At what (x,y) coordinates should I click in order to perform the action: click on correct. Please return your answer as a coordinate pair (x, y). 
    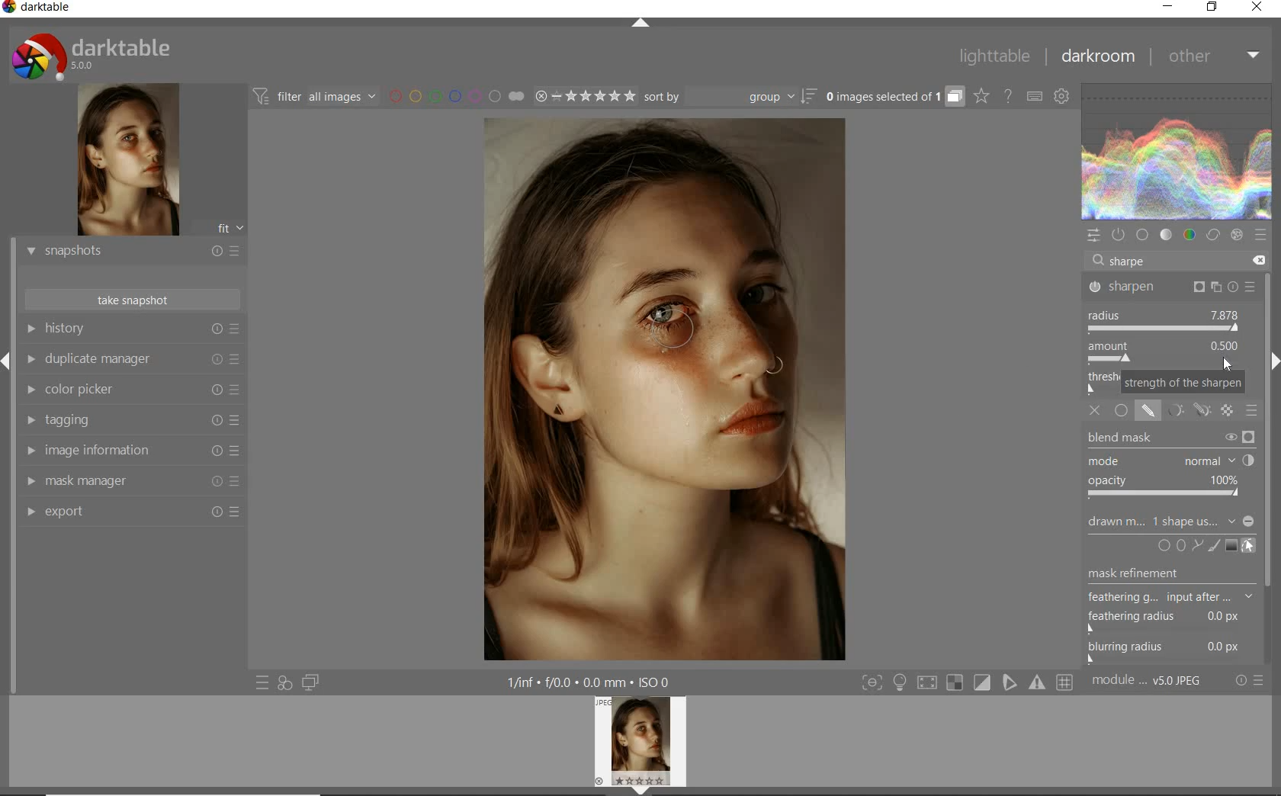
    Looking at the image, I should click on (1212, 236).